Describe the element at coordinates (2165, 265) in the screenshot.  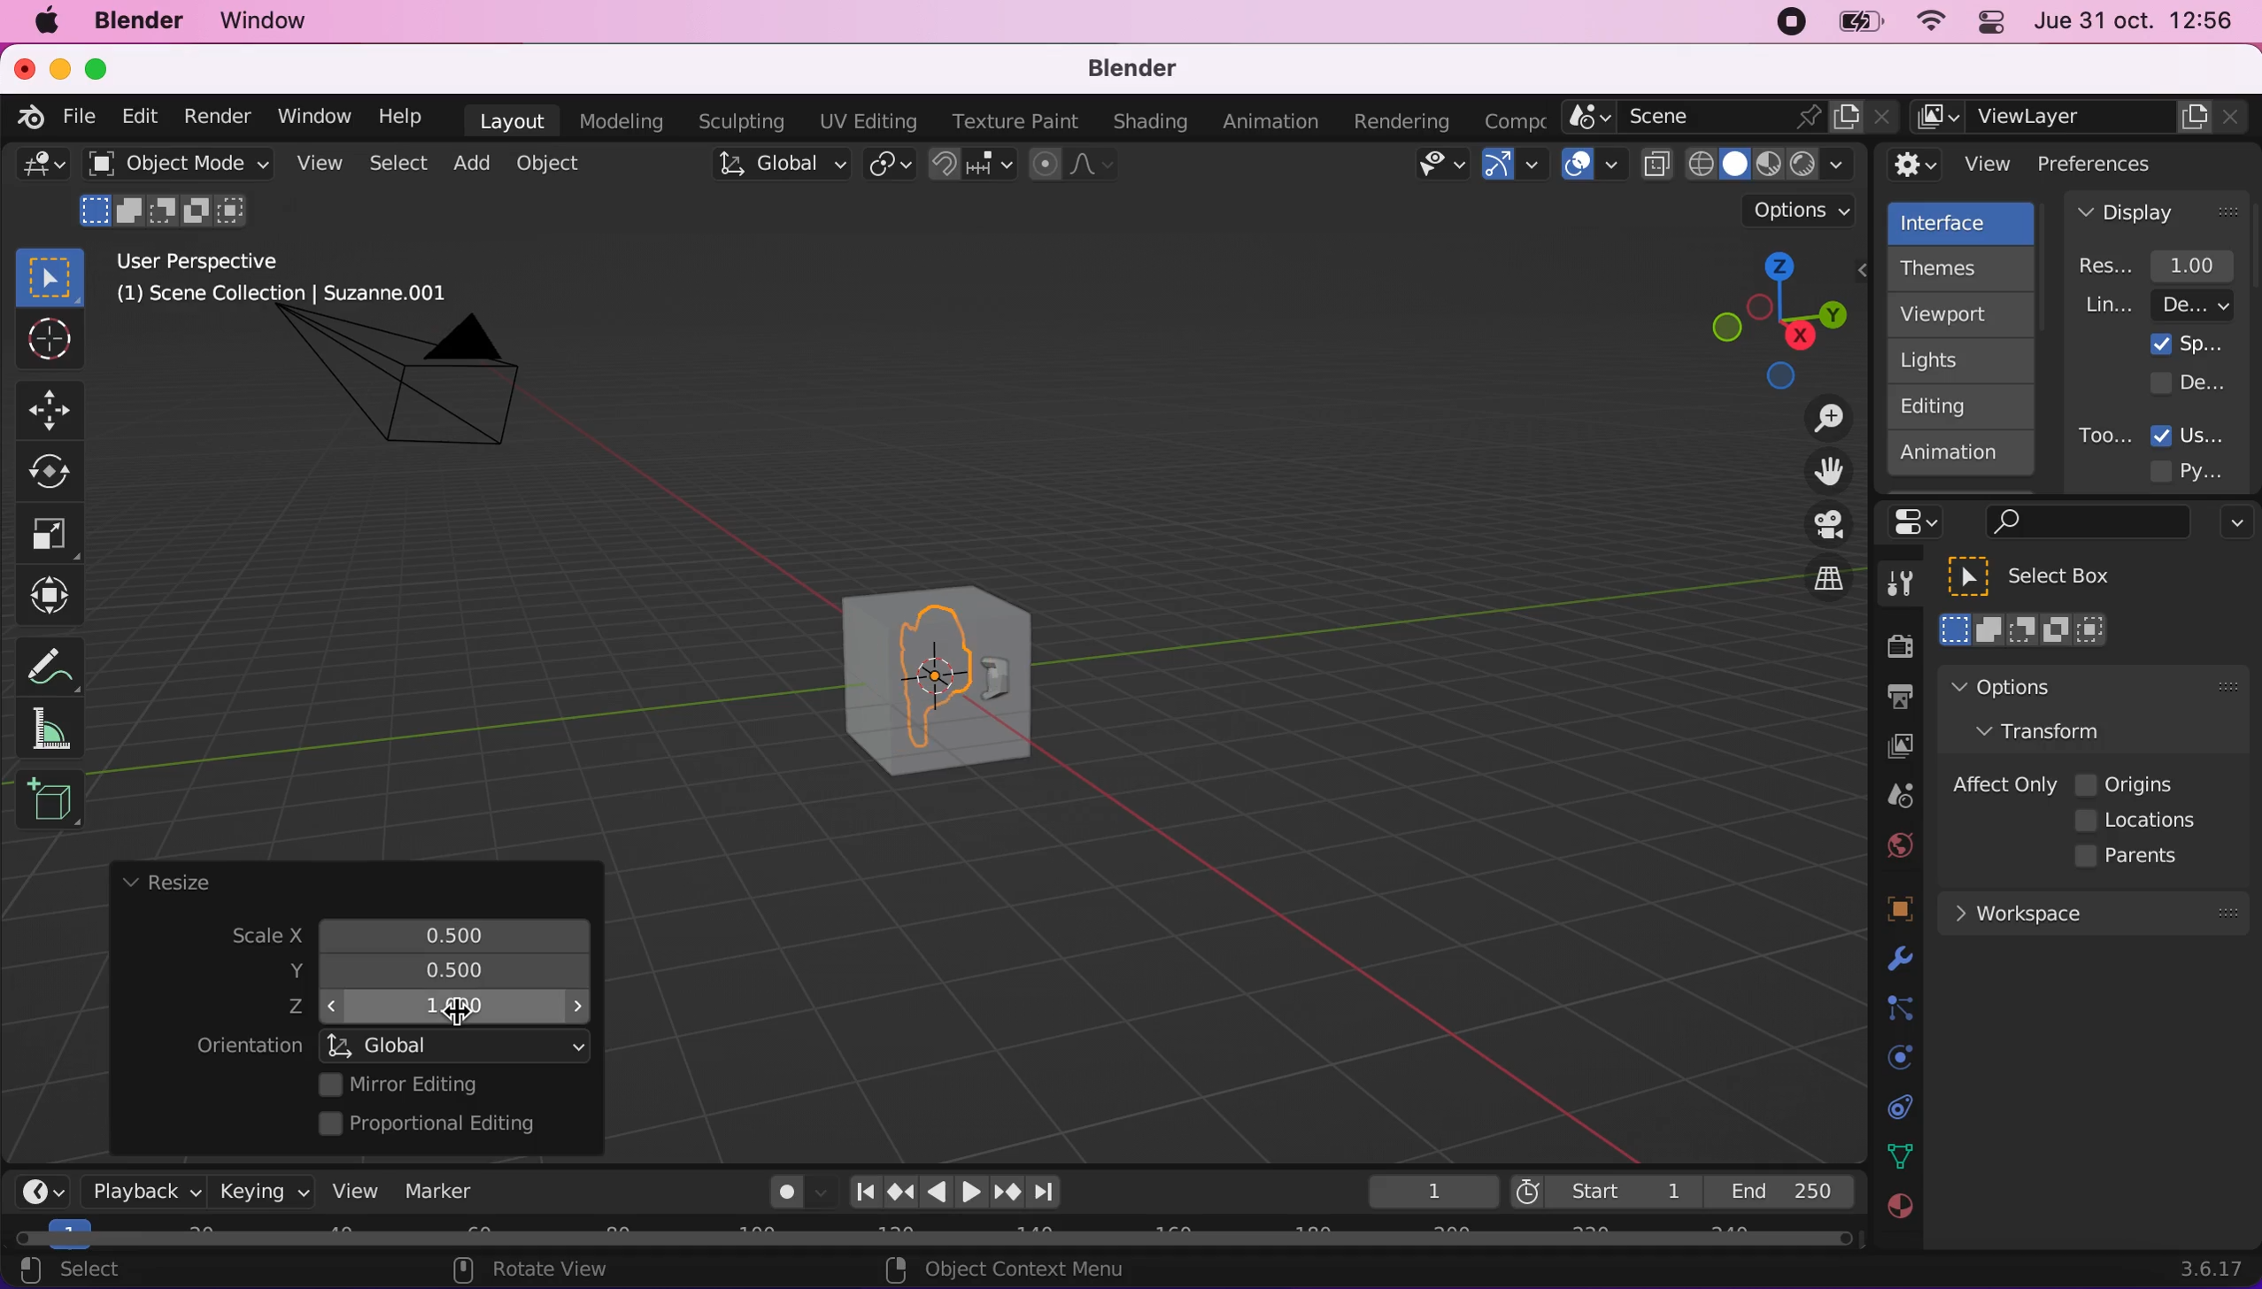
I see `resolution scale` at that location.